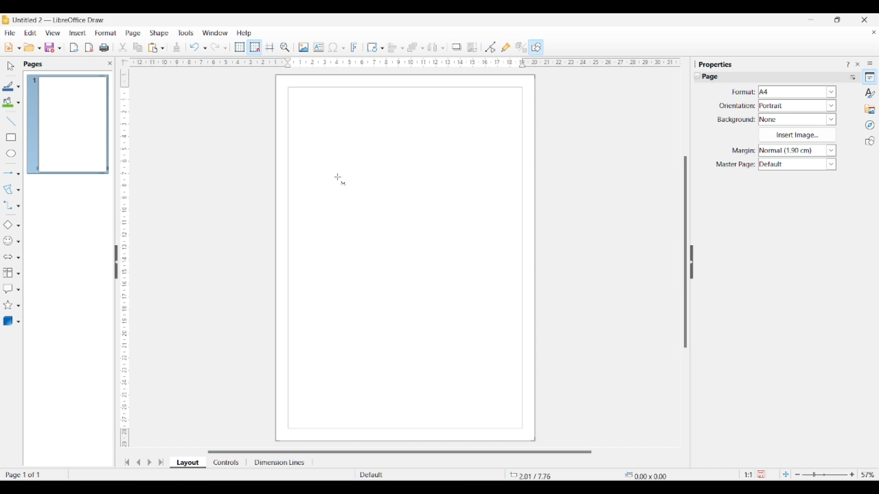 The width and height of the screenshot is (879, 494). What do you see at coordinates (7, 225) in the screenshot?
I see `Selected basic shape` at bounding box center [7, 225].